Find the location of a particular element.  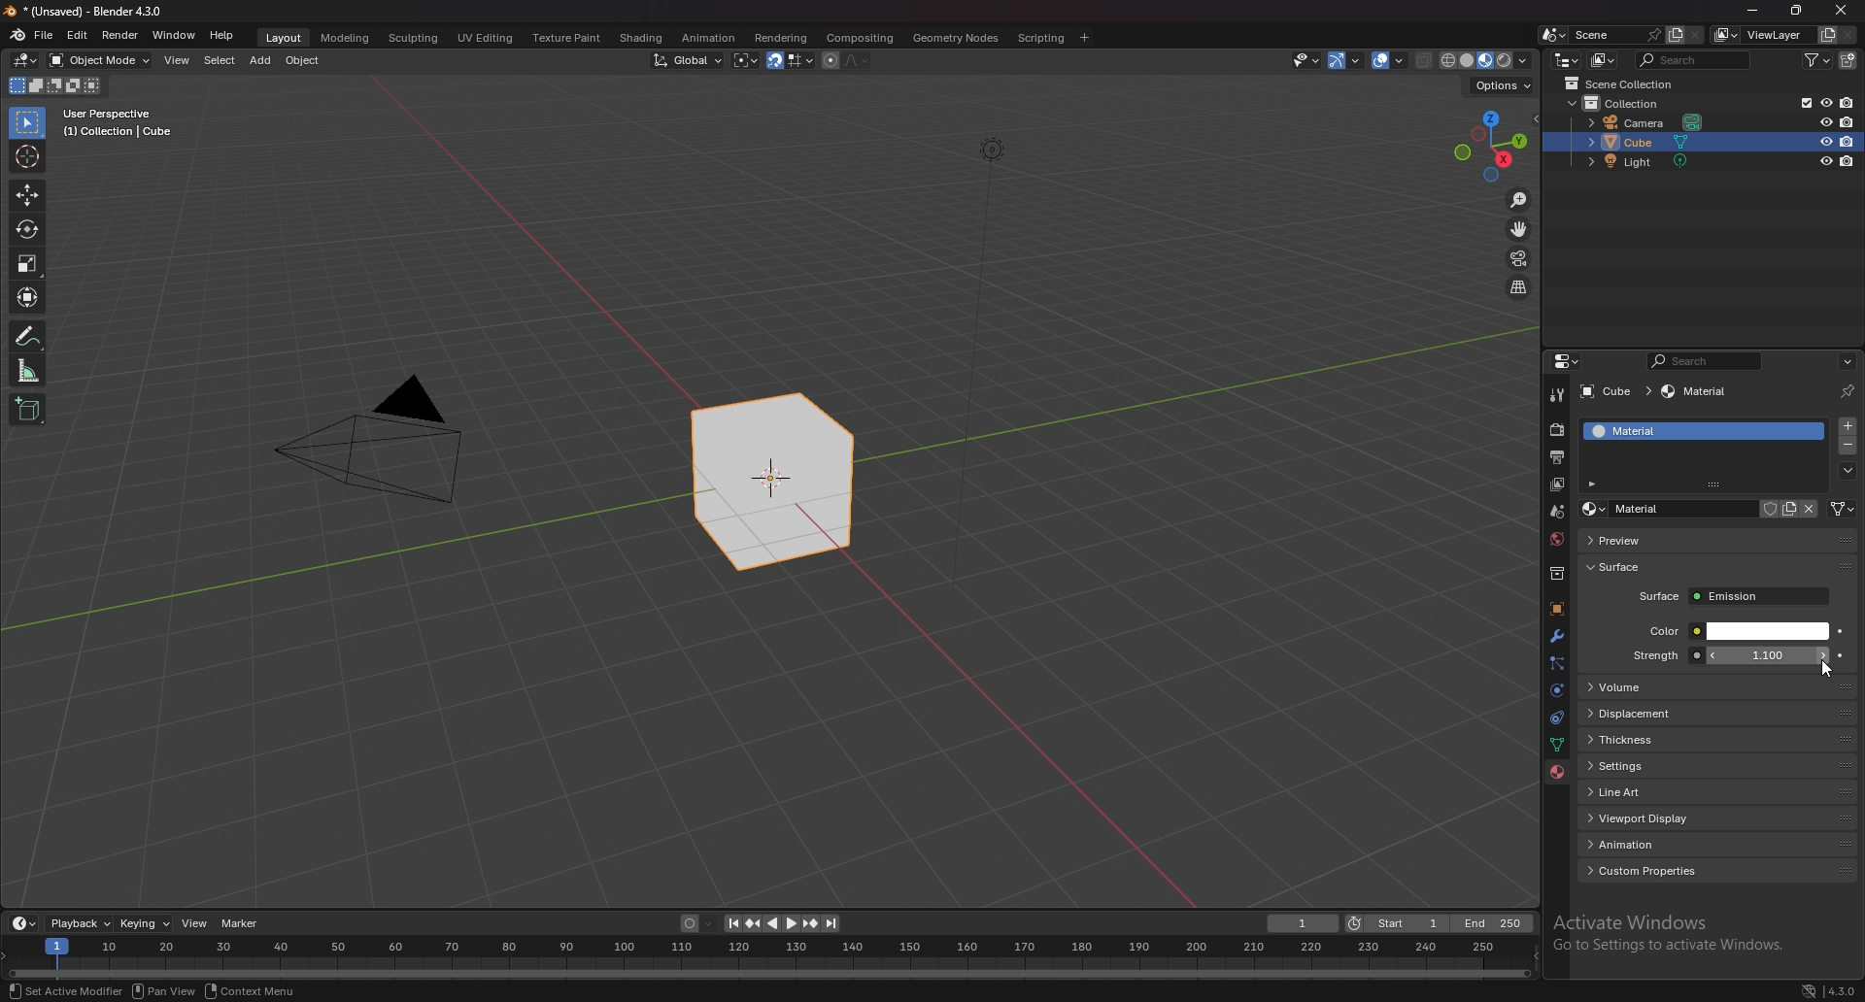

disable in renders is located at coordinates (1848, 161).